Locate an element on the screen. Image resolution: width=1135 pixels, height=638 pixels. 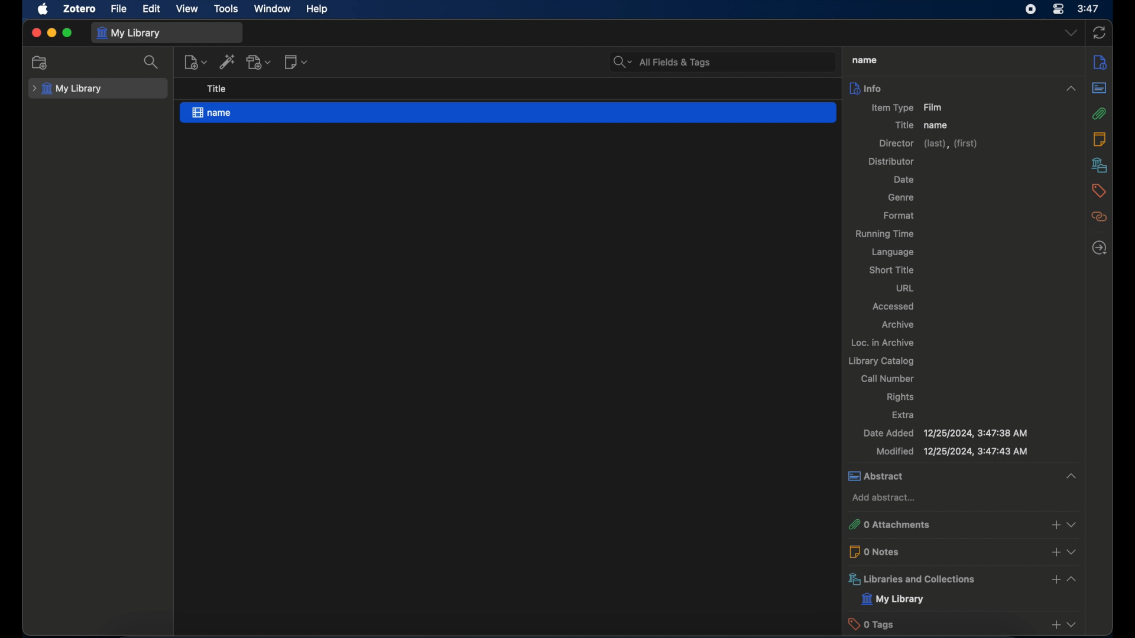
collapse is located at coordinates (1076, 578).